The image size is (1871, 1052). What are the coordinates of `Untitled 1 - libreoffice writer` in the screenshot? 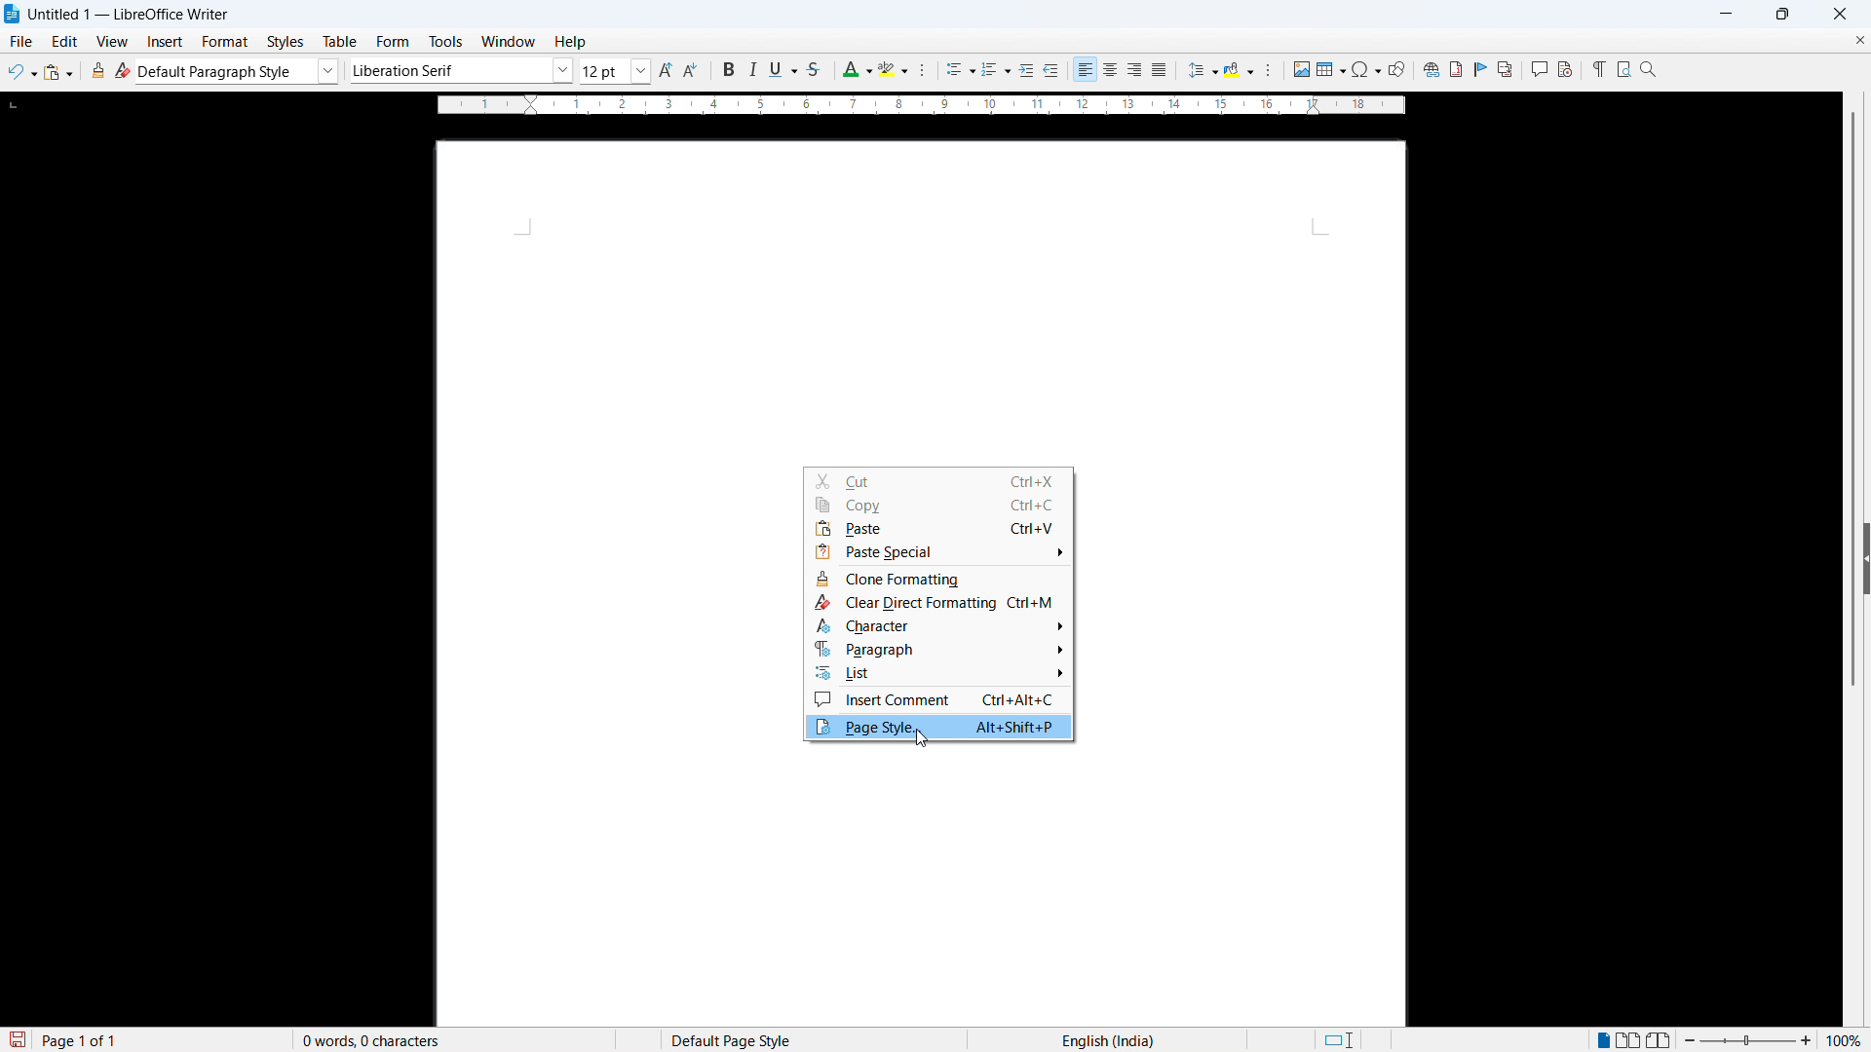 It's located at (129, 16).